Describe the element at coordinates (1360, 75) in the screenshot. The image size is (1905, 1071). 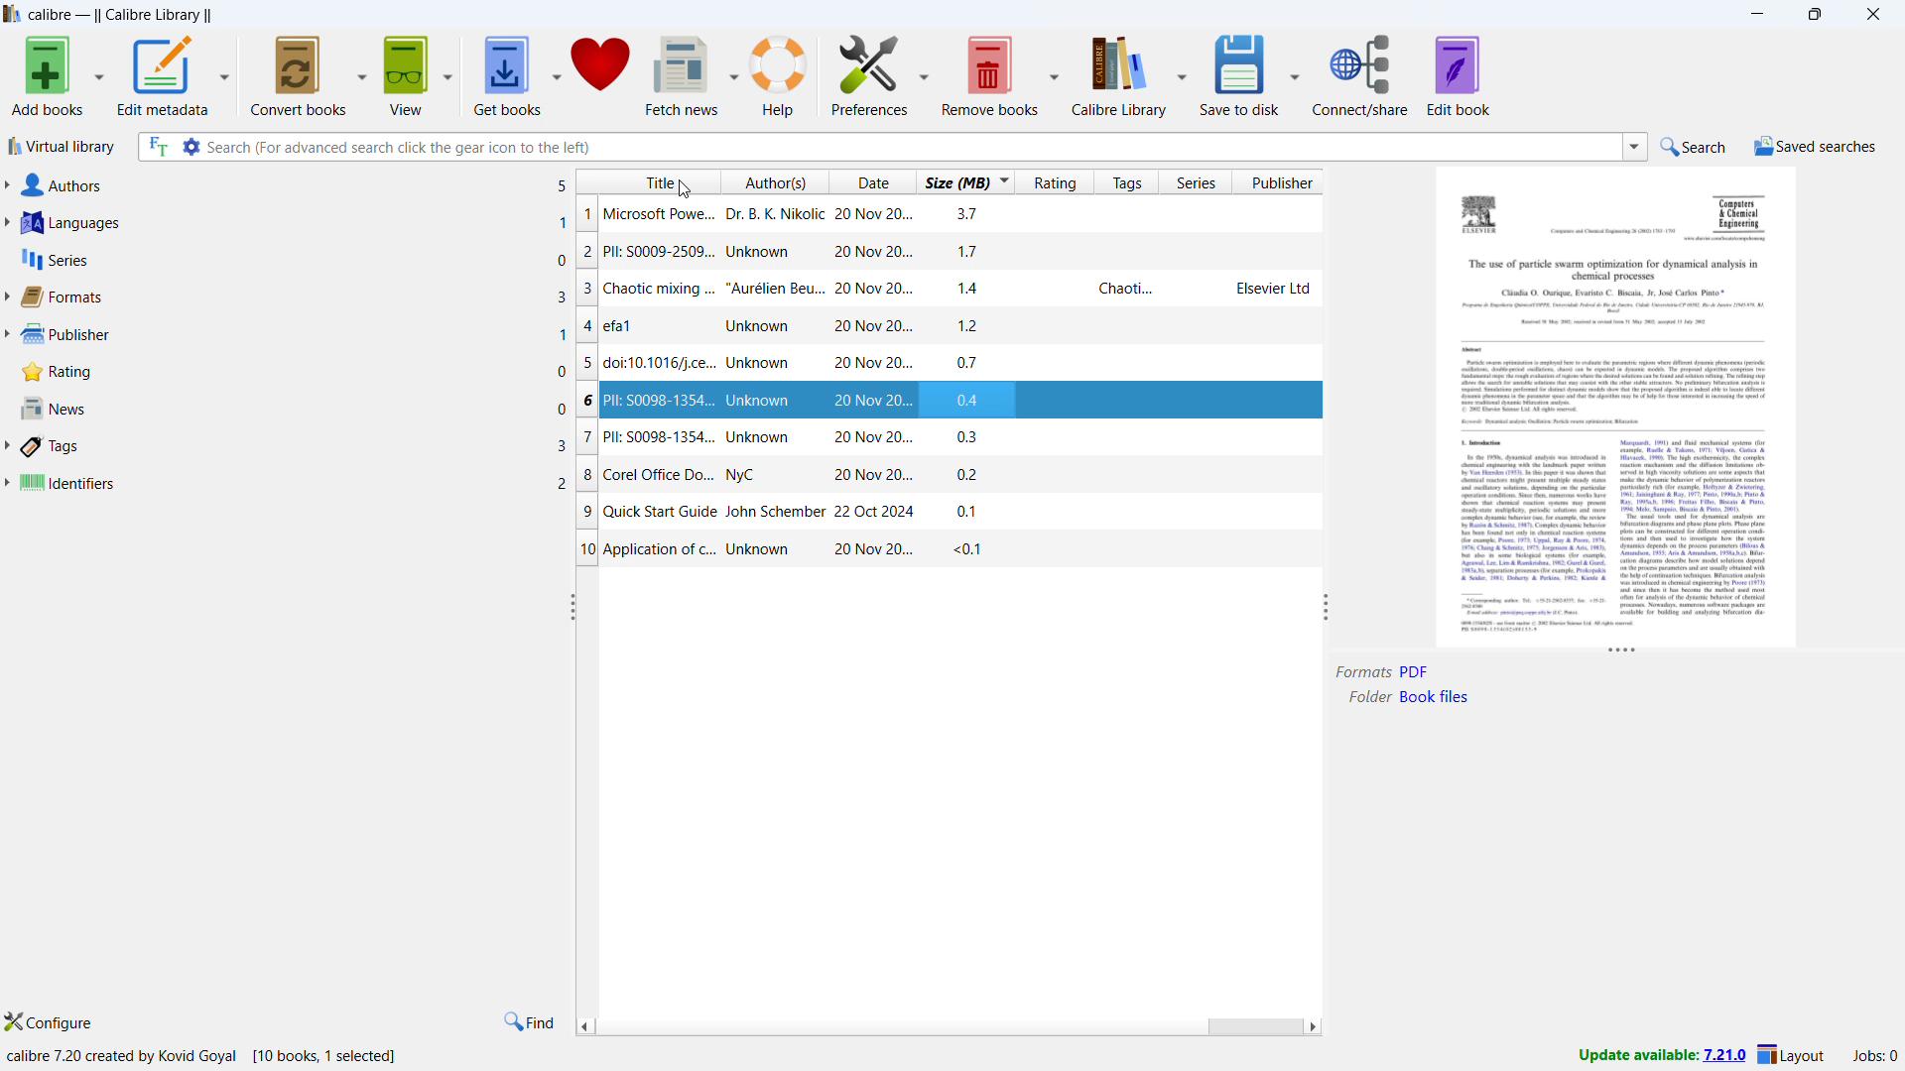
I see `connect/share` at that location.